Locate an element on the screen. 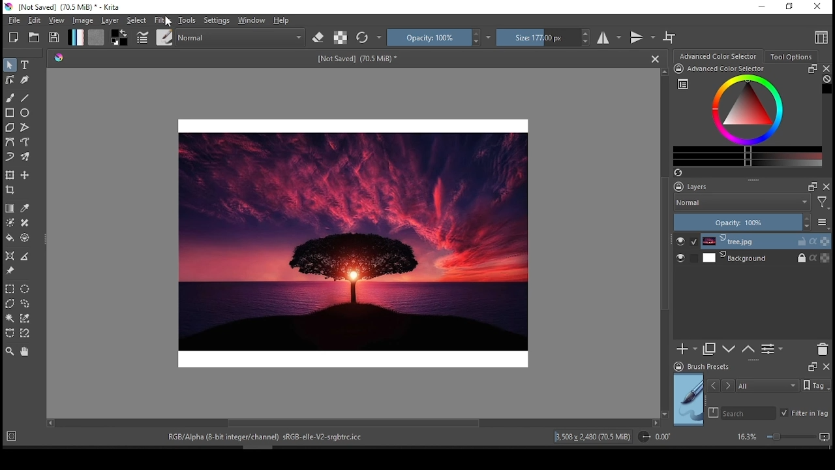 Image resolution: width=835 pixels, height=470 pixels. opacity is located at coordinates (434, 38).